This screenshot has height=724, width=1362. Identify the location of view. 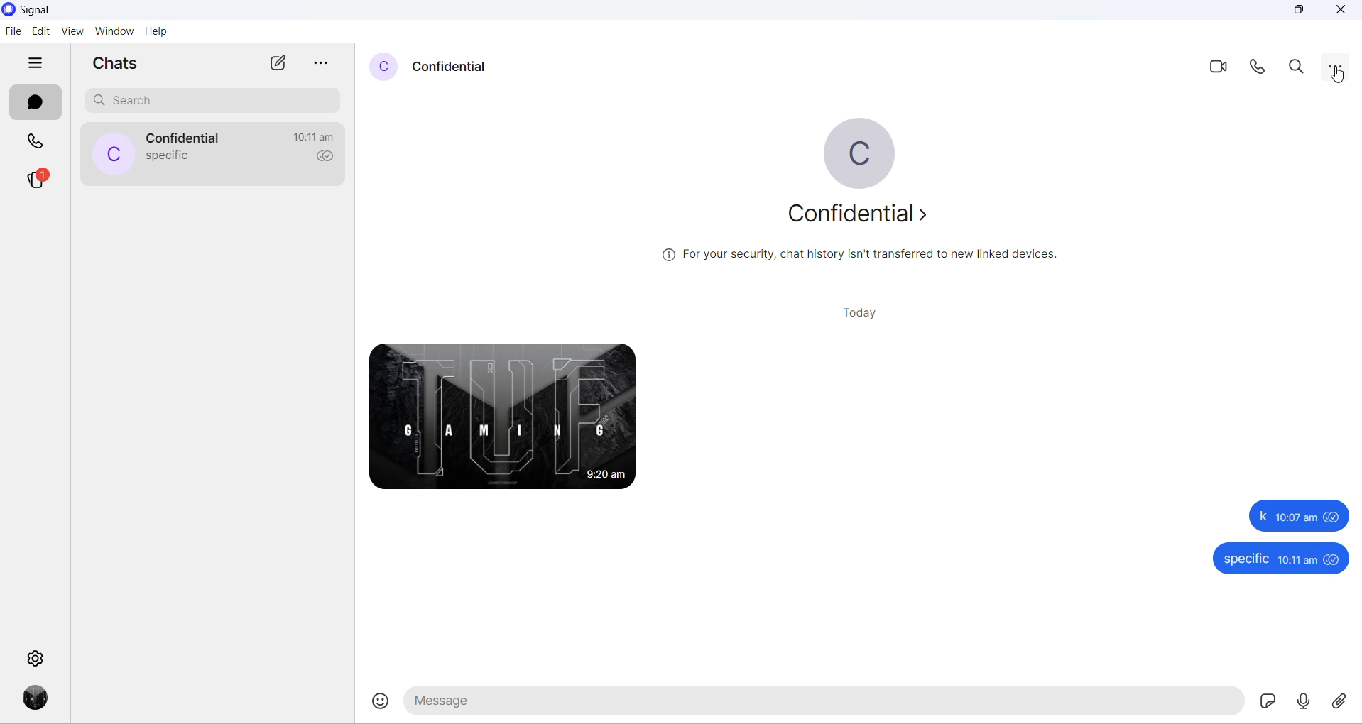
(70, 33).